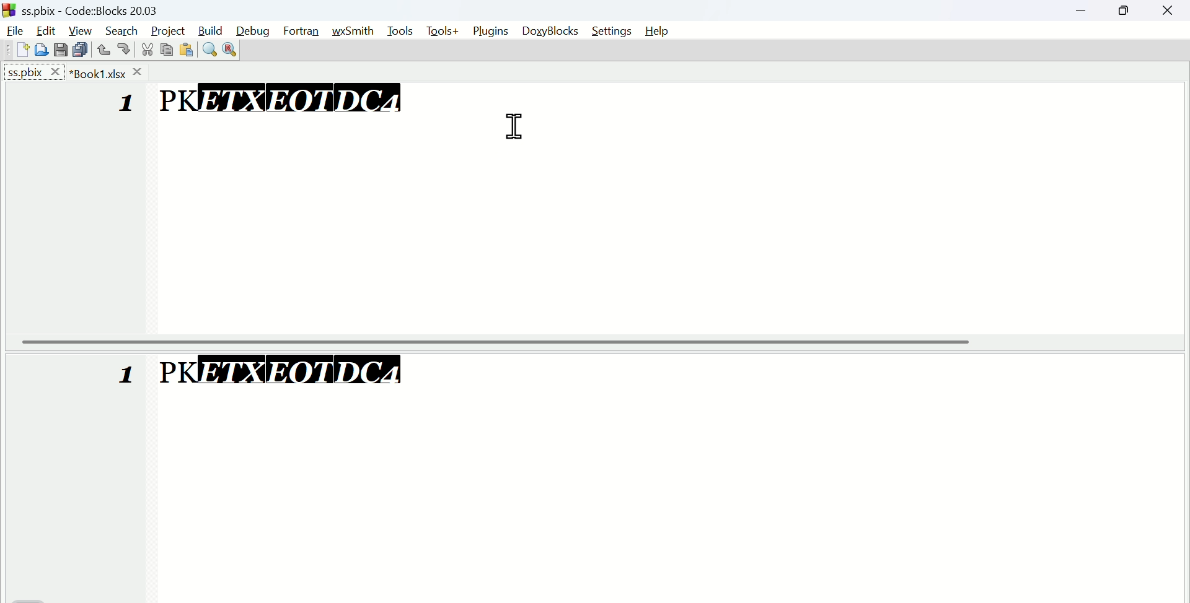  I want to click on file, so click(14, 29).